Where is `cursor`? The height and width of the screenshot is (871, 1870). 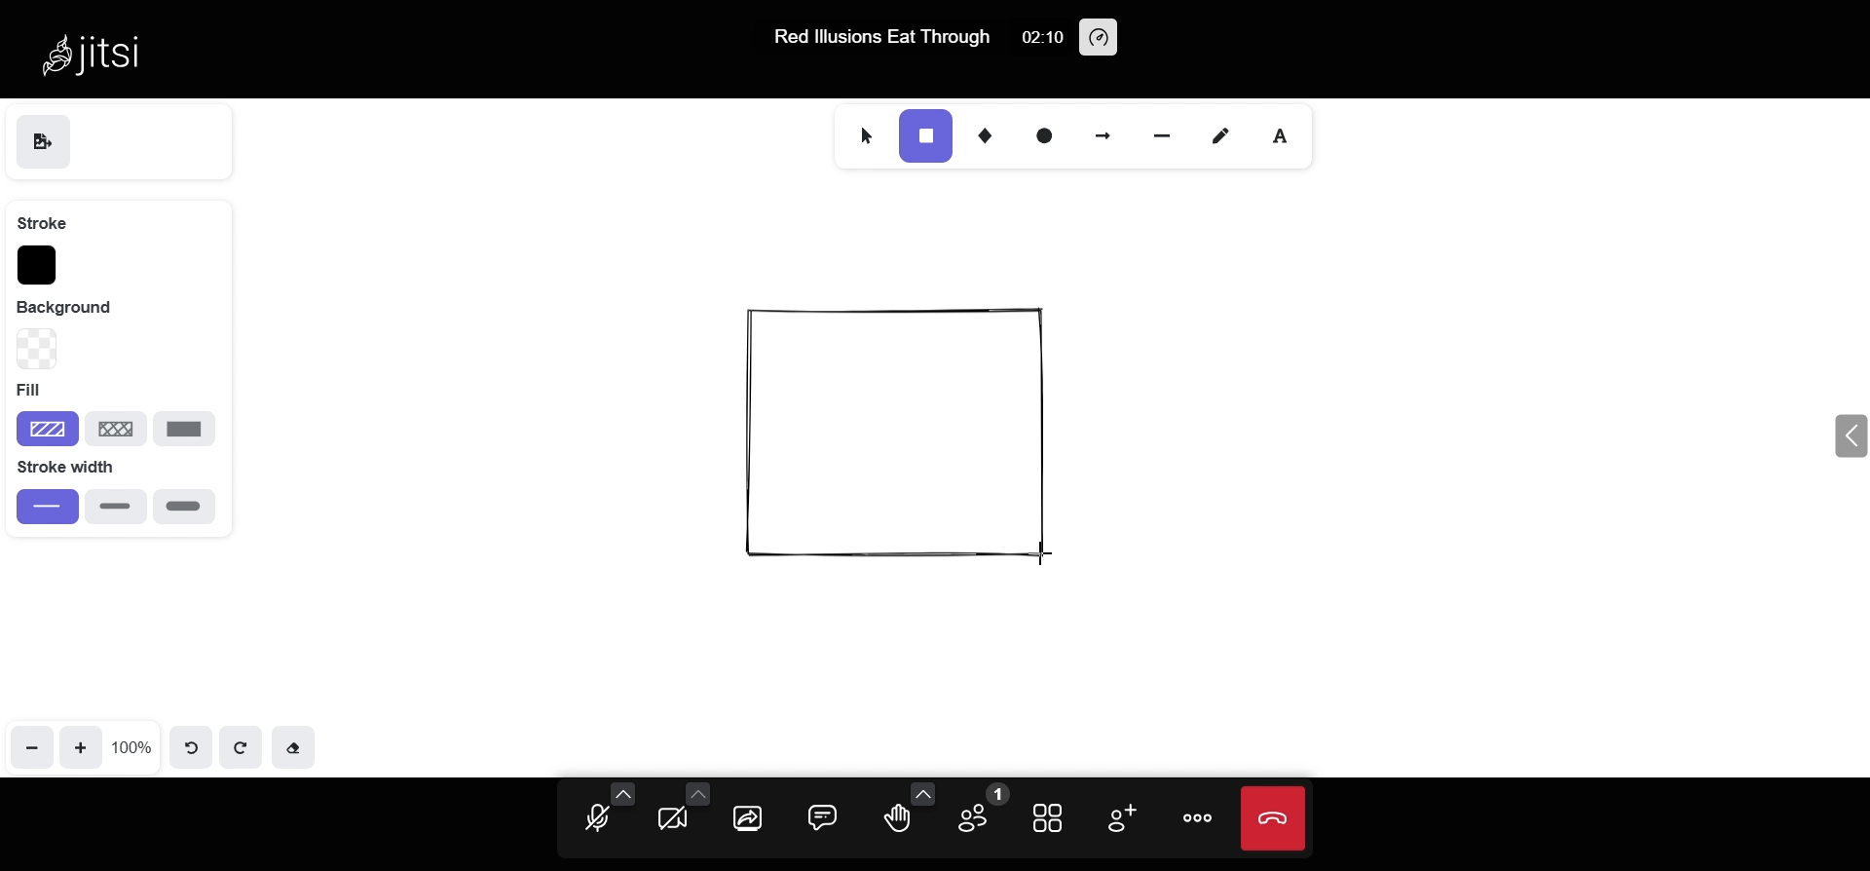 cursor is located at coordinates (1058, 551).